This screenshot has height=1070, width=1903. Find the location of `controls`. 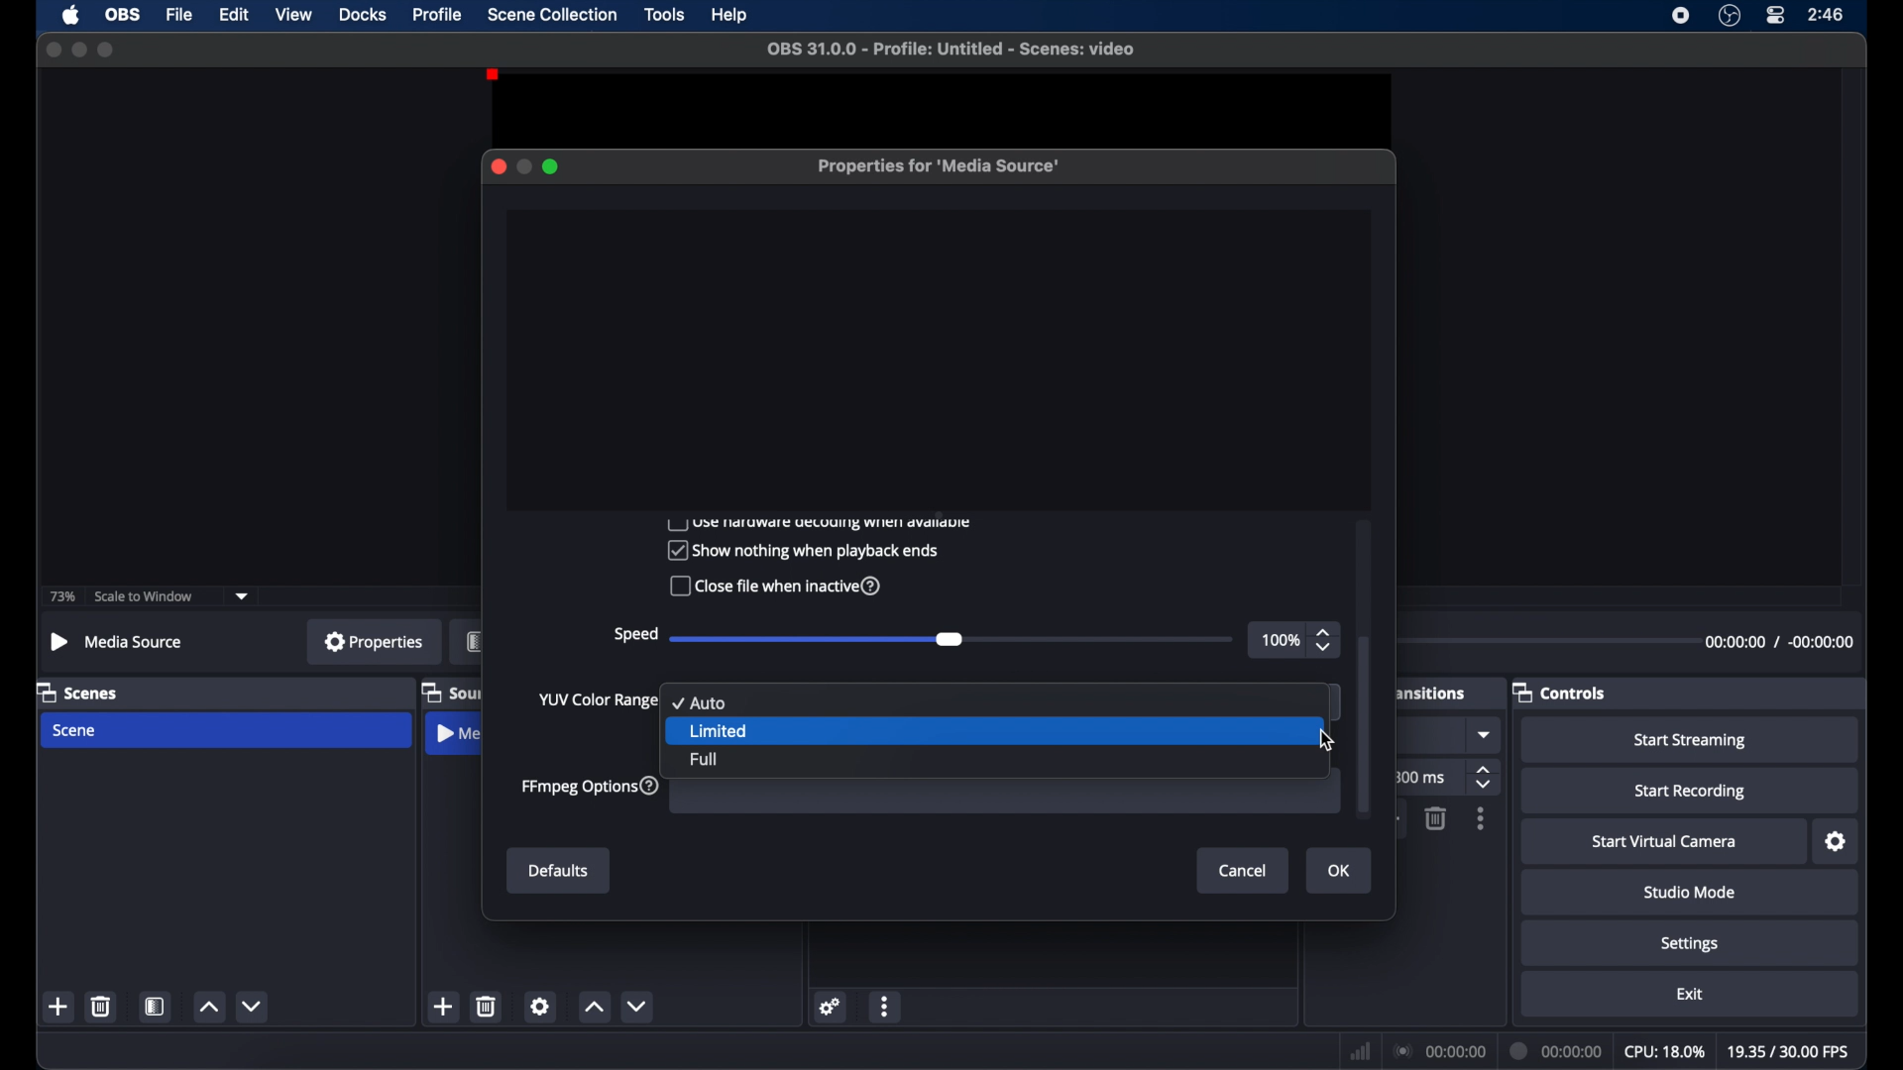

controls is located at coordinates (1560, 692).